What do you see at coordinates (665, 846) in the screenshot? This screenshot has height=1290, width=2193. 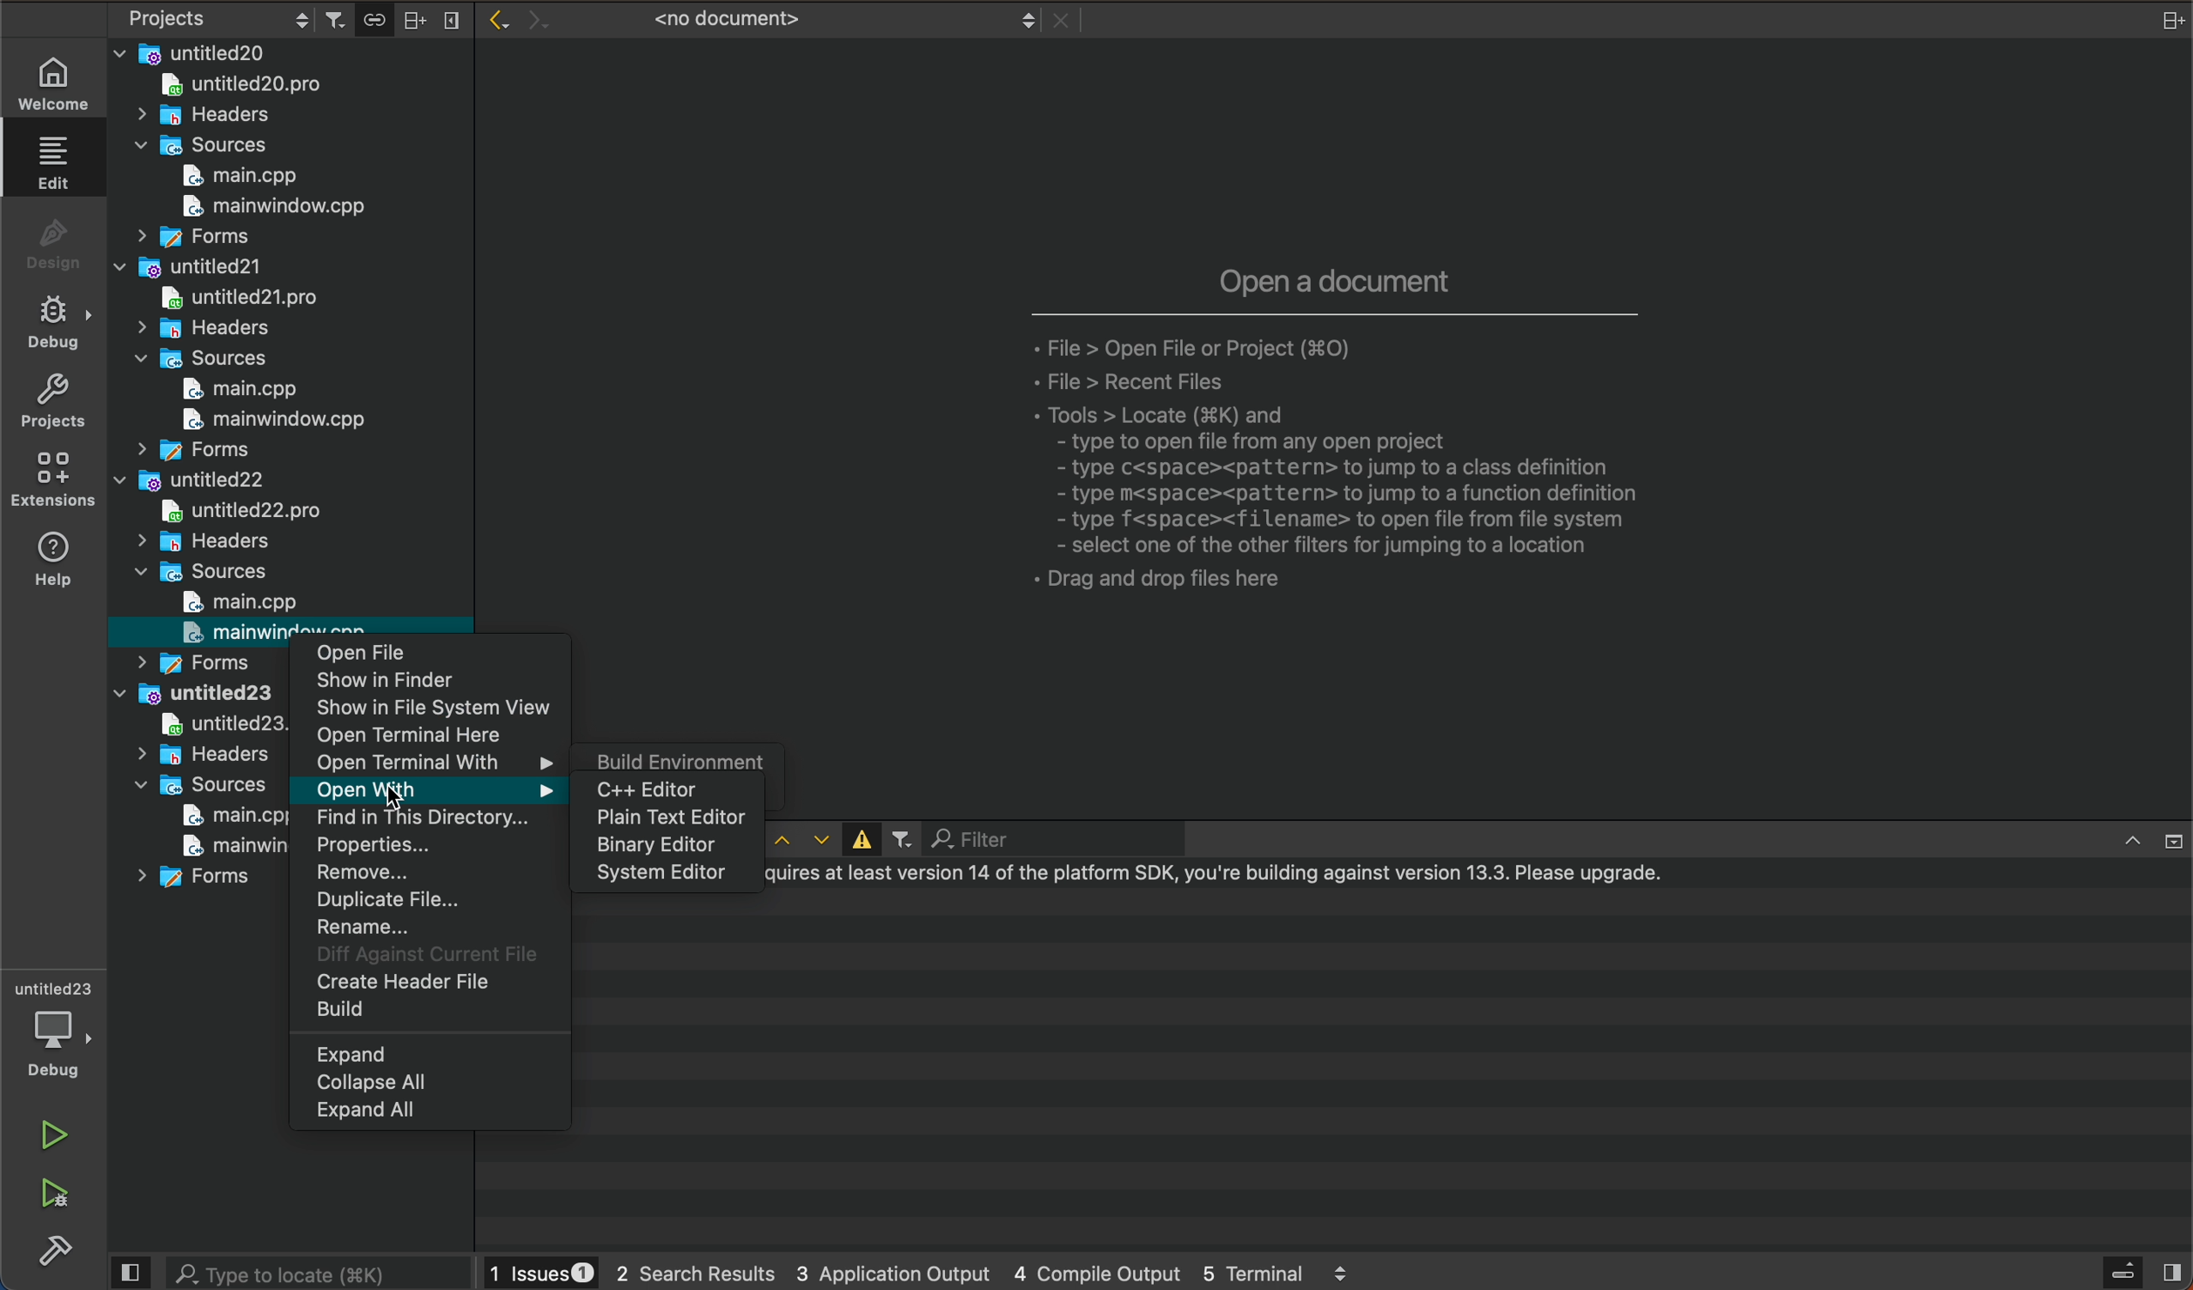 I see `binary editor` at bounding box center [665, 846].